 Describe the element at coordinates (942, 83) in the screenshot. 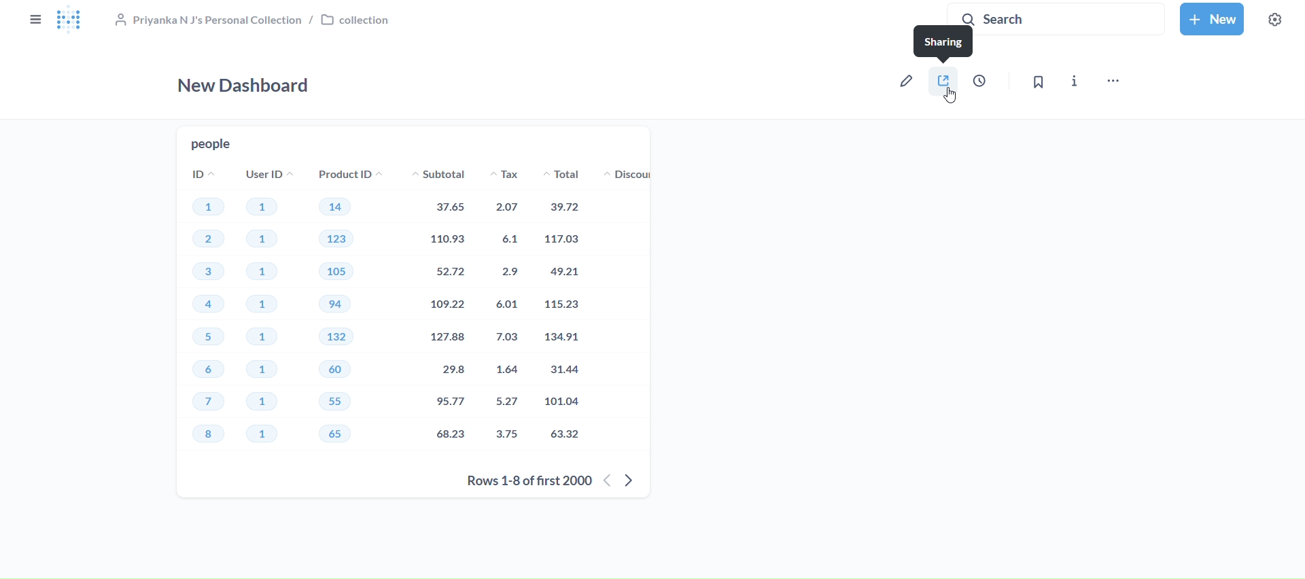

I see `sharing` at that location.